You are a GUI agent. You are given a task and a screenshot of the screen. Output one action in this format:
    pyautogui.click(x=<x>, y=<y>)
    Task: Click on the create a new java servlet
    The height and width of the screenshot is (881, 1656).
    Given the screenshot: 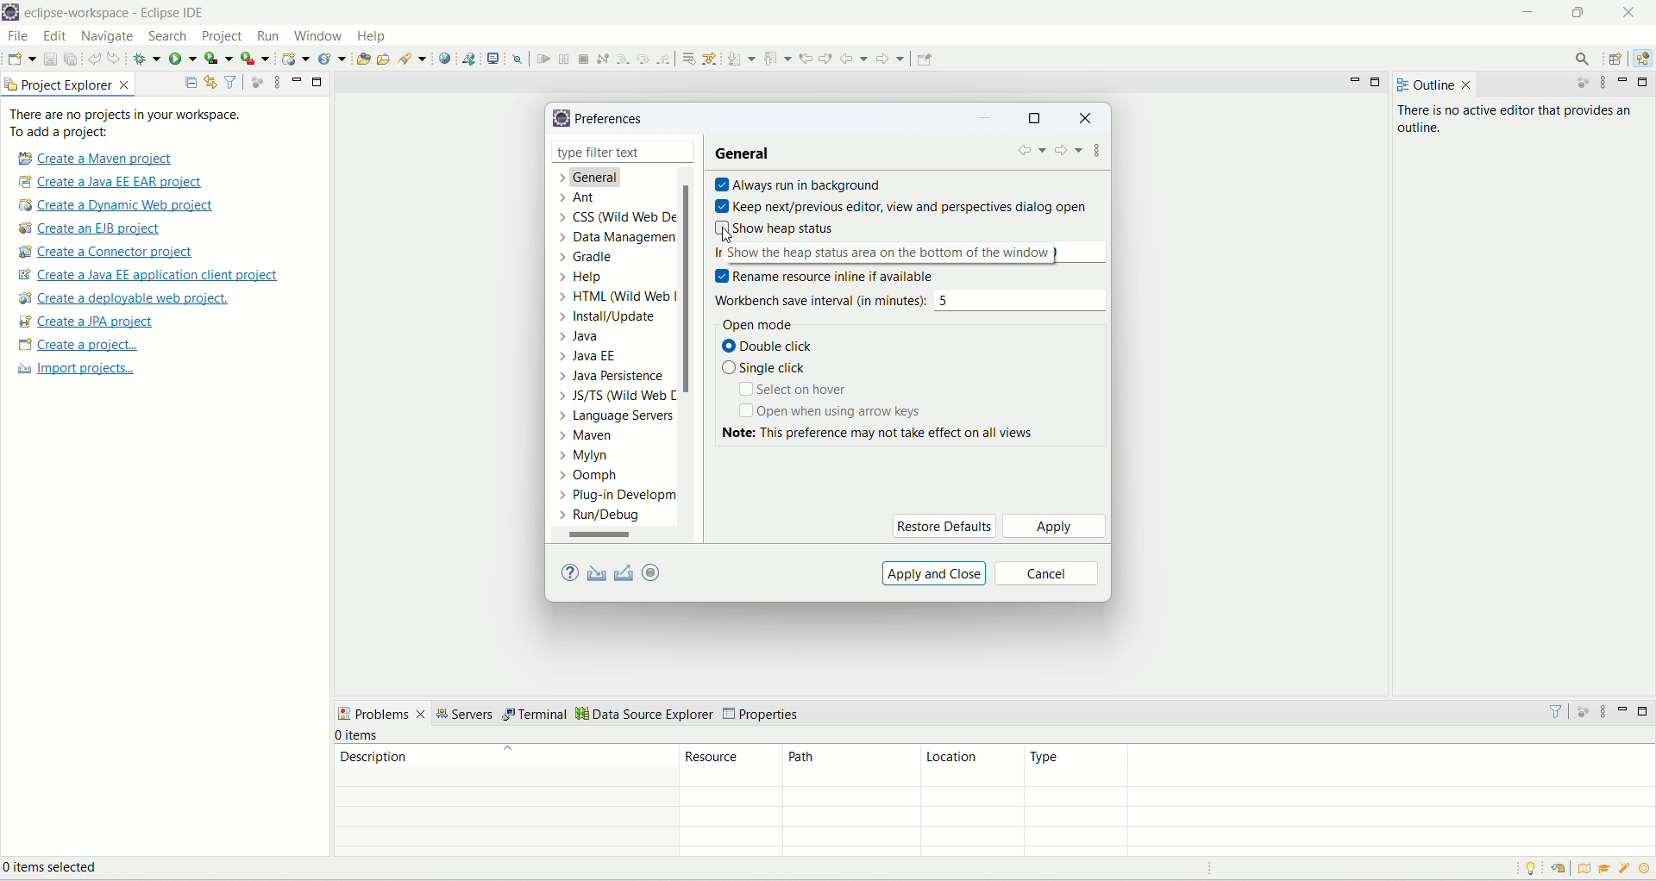 What is the action you would take?
    pyautogui.click(x=333, y=59)
    